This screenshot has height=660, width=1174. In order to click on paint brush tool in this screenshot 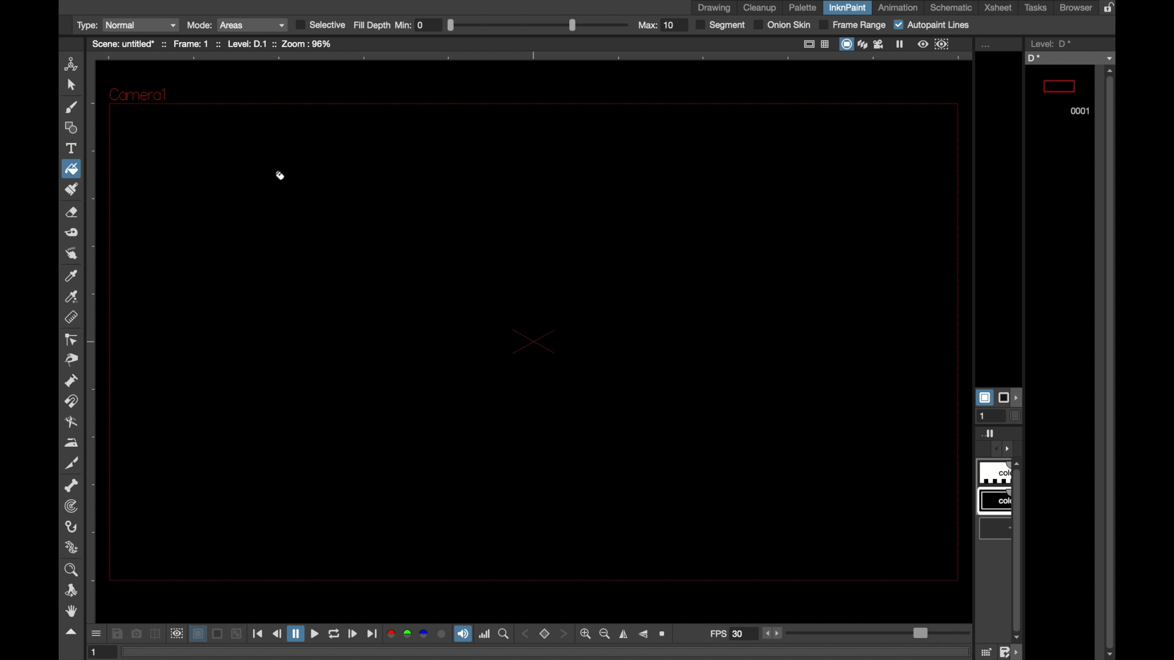, I will do `click(71, 189)`.